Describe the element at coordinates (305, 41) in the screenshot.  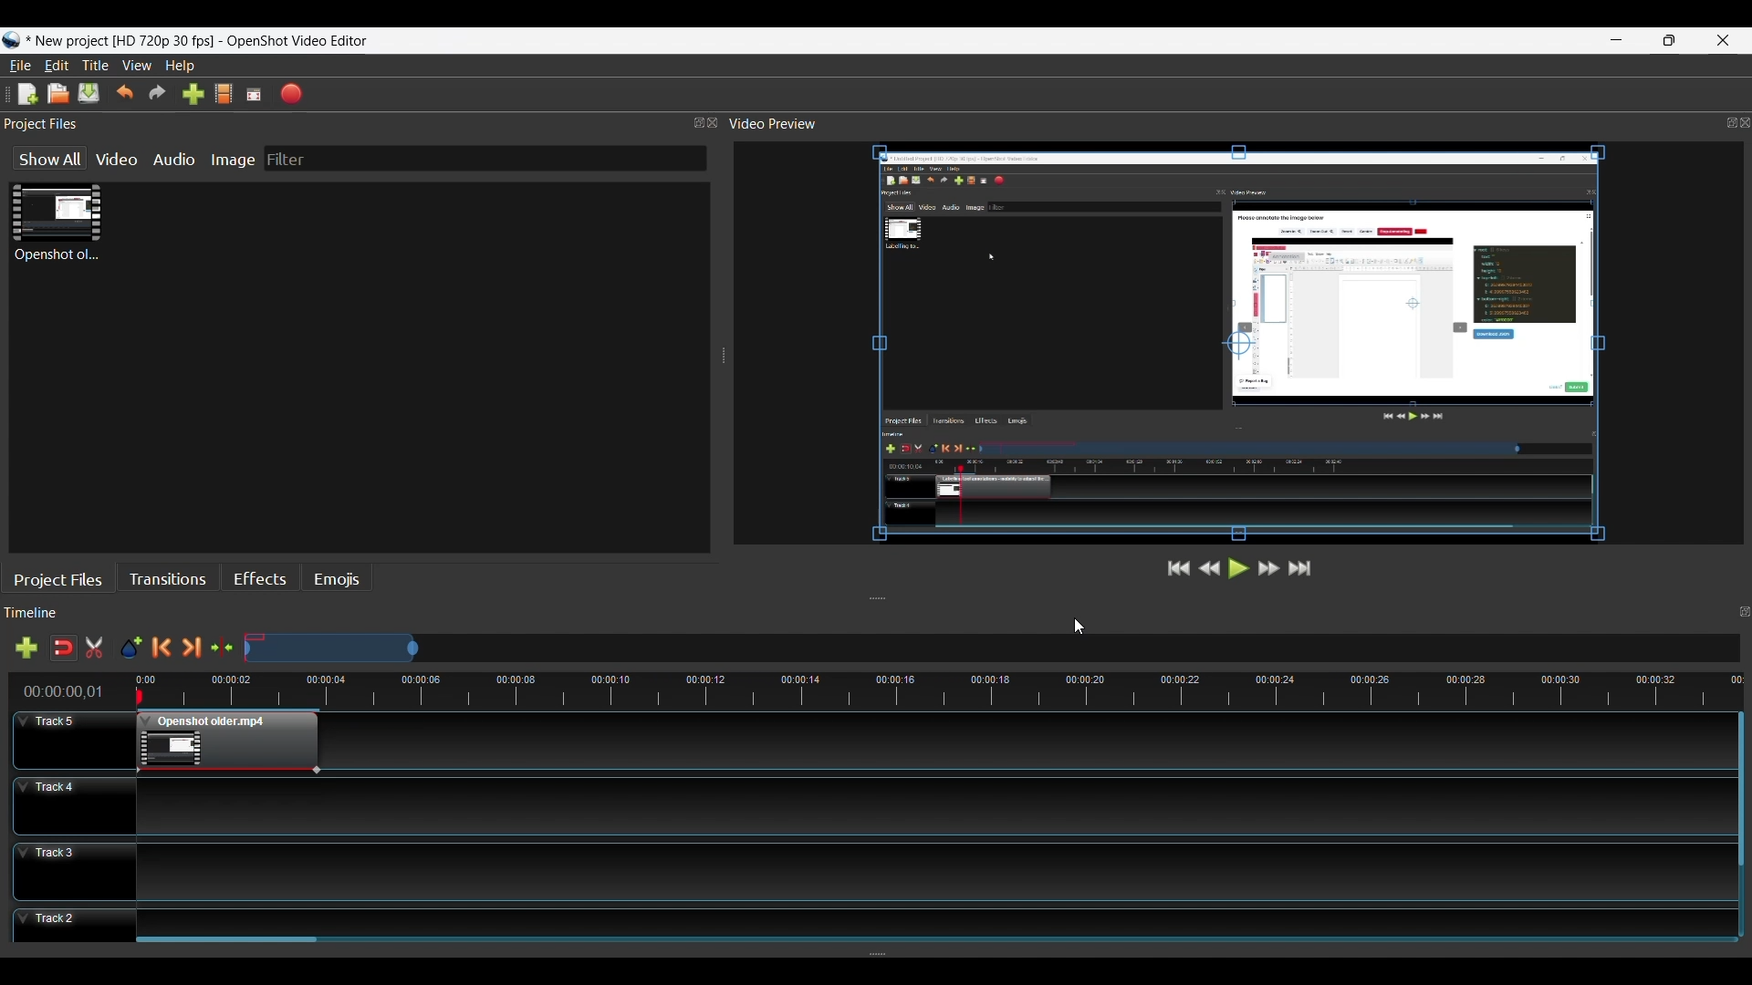
I see `OpenShot video editor` at that location.